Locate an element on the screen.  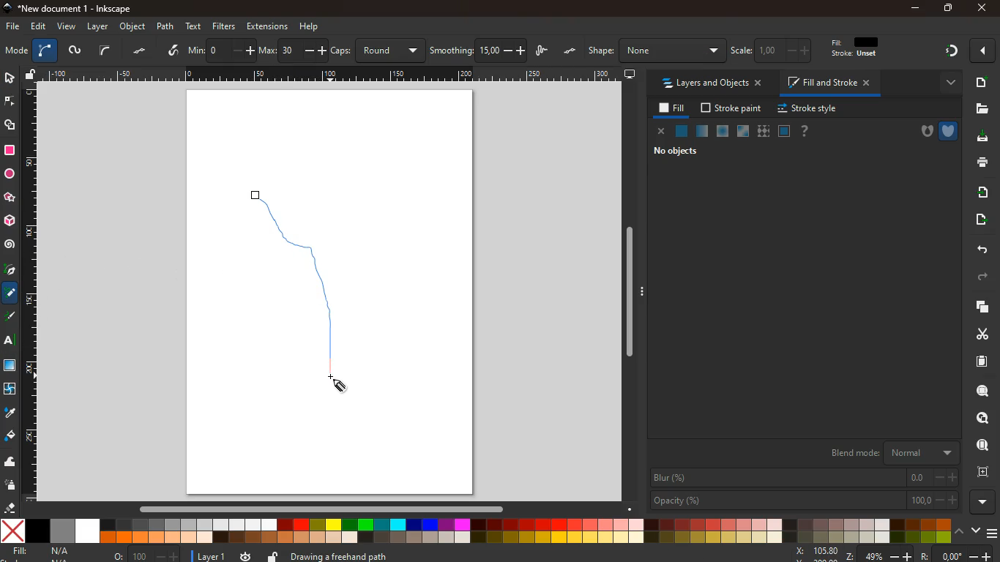
hole is located at coordinates (924, 132).